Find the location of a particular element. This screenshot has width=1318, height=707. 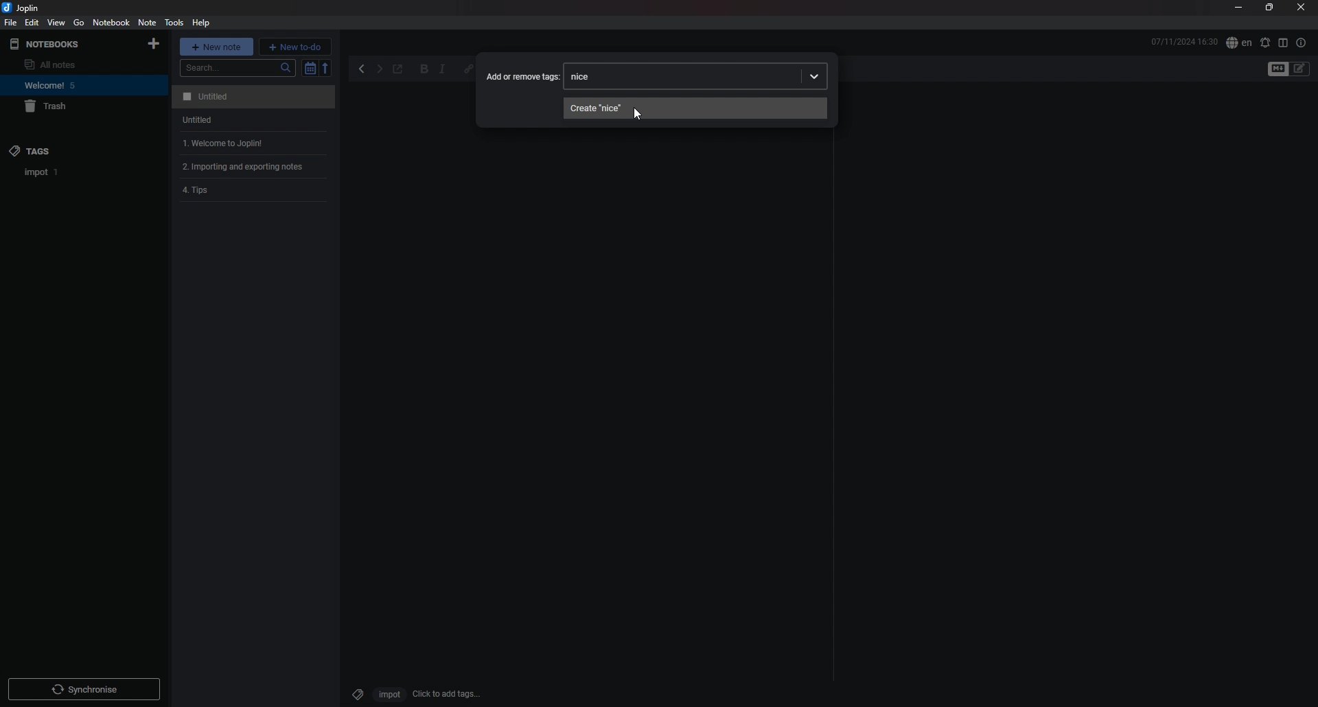

trash is located at coordinates (73, 107).